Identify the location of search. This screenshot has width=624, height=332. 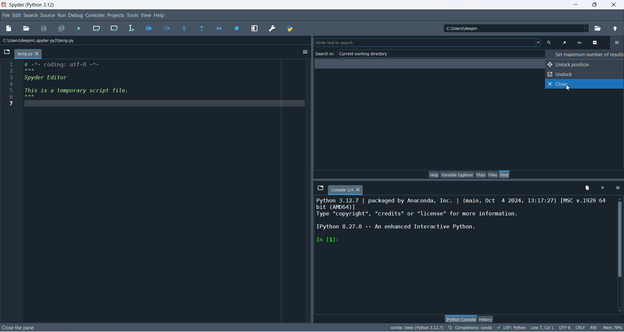
(31, 16).